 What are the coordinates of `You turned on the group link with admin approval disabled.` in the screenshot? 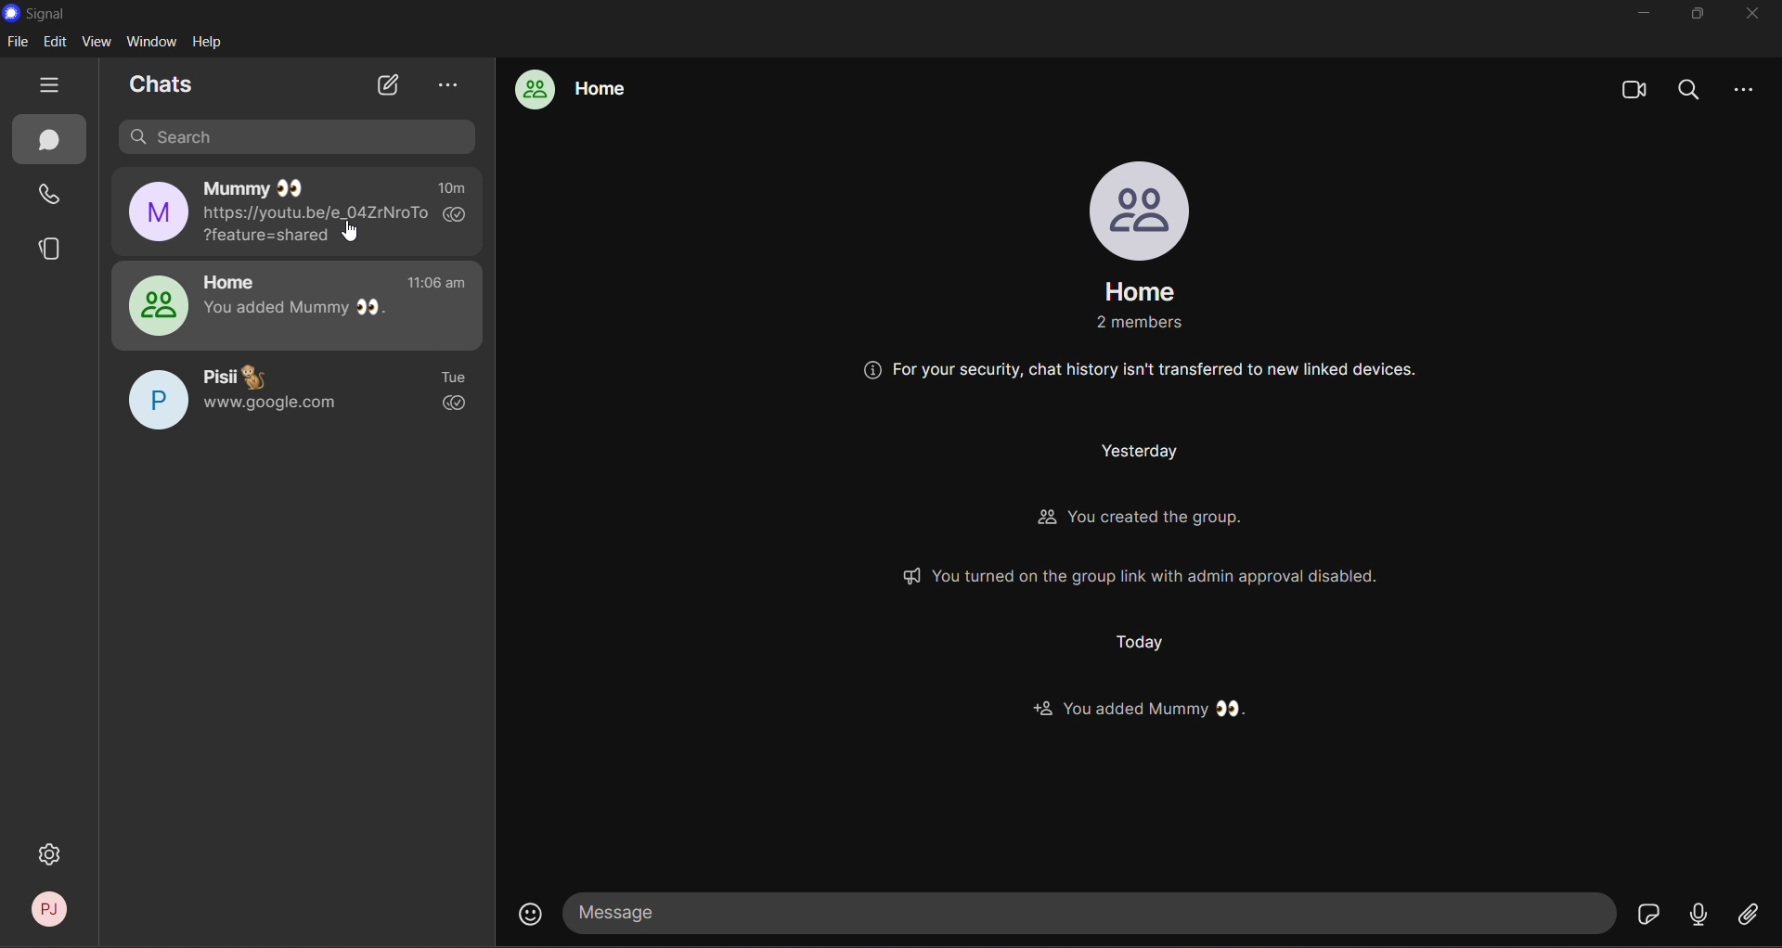 It's located at (1140, 575).